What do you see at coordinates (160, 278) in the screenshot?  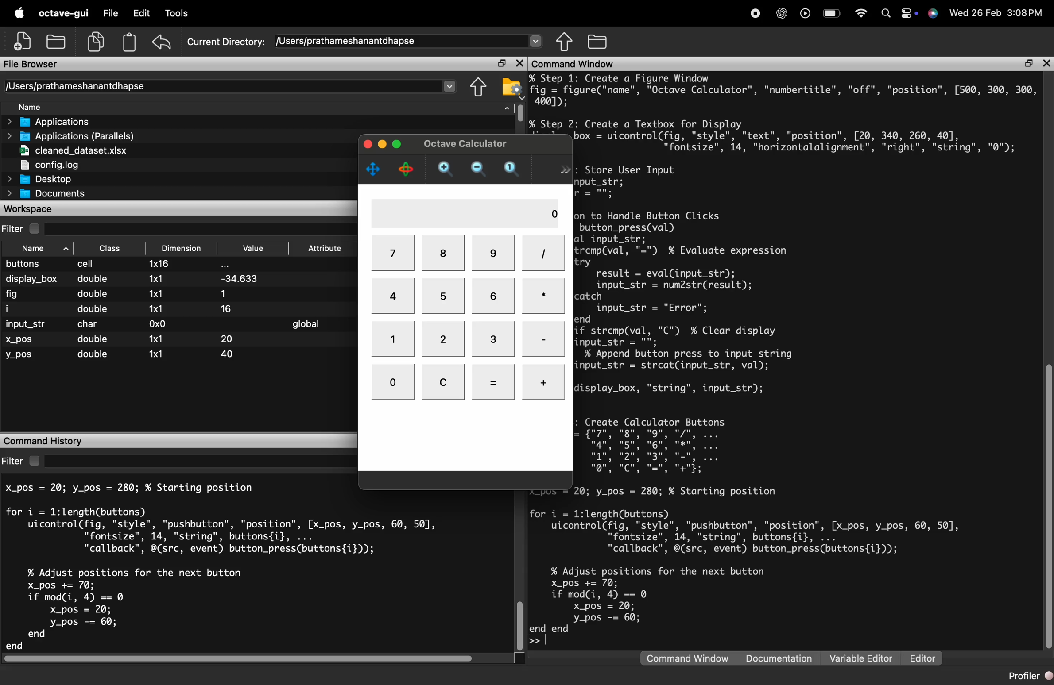 I see `1x1` at bounding box center [160, 278].